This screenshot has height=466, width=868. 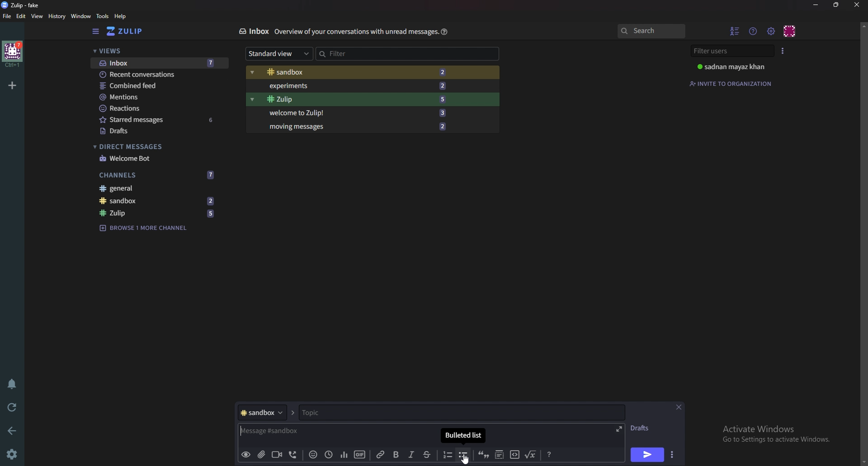 What do you see at coordinates (732, 84) in the screenshot?
I see `Invite to organization` at bounding box center [732, 84].